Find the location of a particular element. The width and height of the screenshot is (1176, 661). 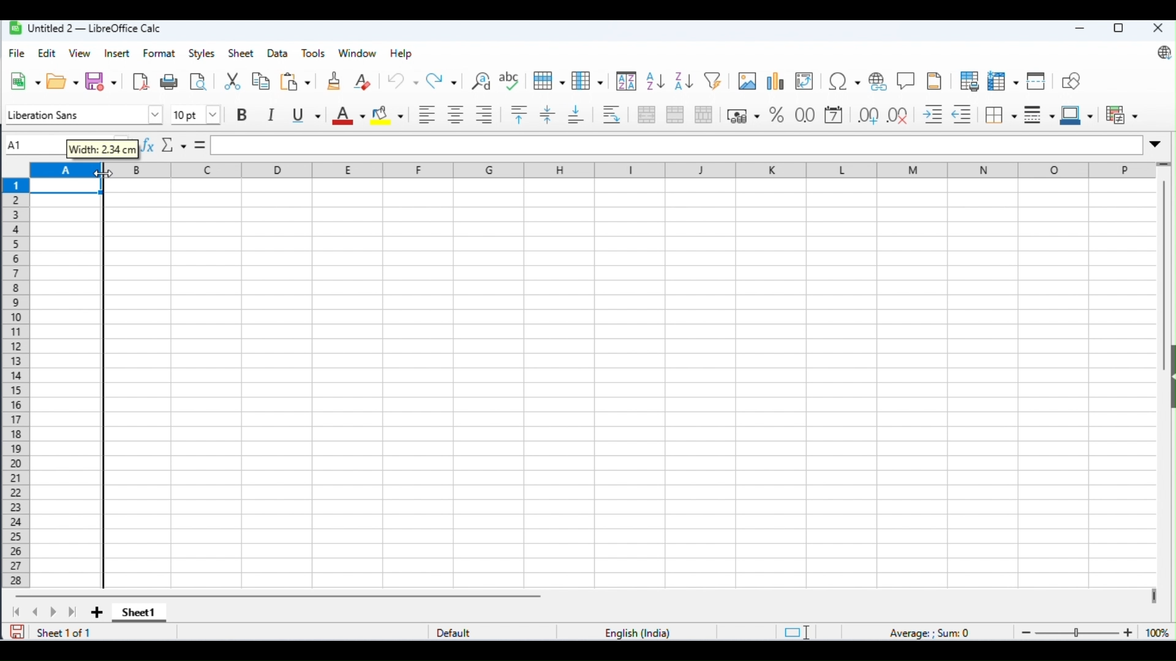

sort is located at coordinates (625, 81).